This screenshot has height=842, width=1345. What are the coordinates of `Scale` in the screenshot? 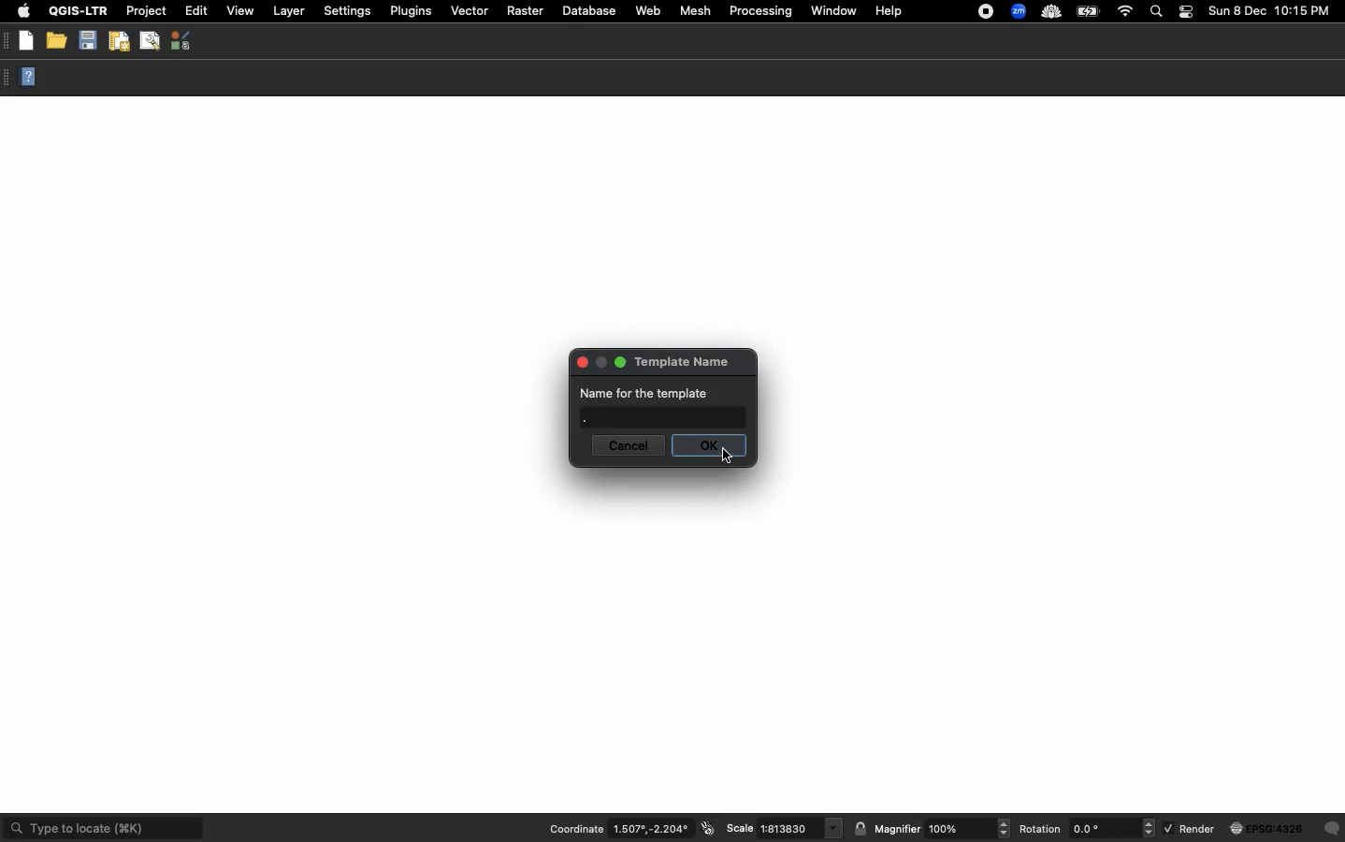 It's located at (739, 829).